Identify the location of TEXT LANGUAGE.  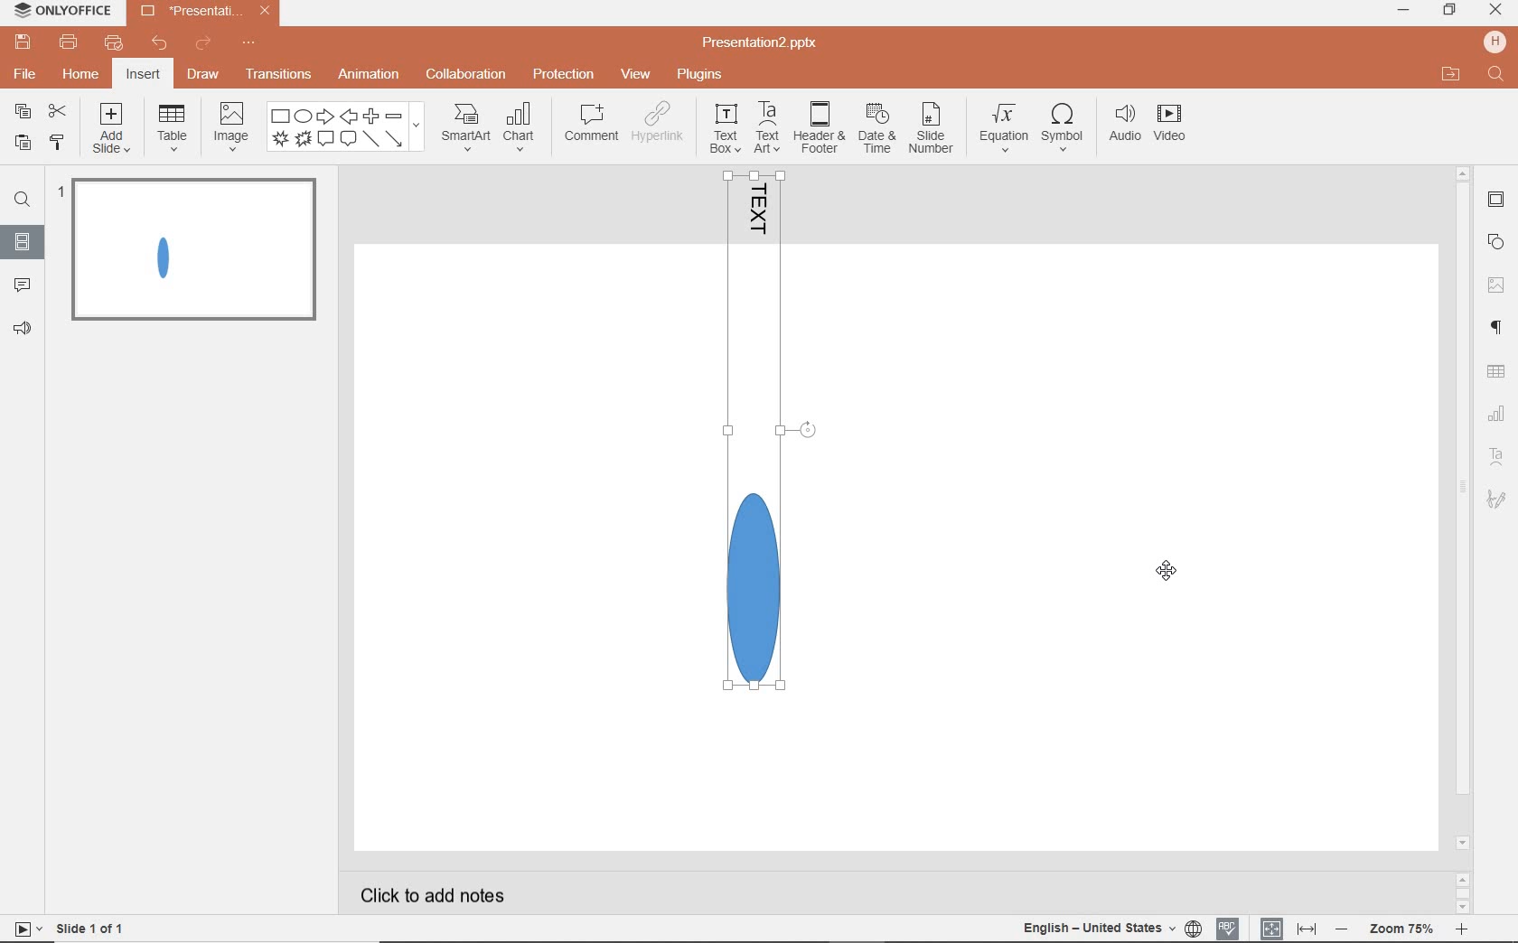
(1110, 929).